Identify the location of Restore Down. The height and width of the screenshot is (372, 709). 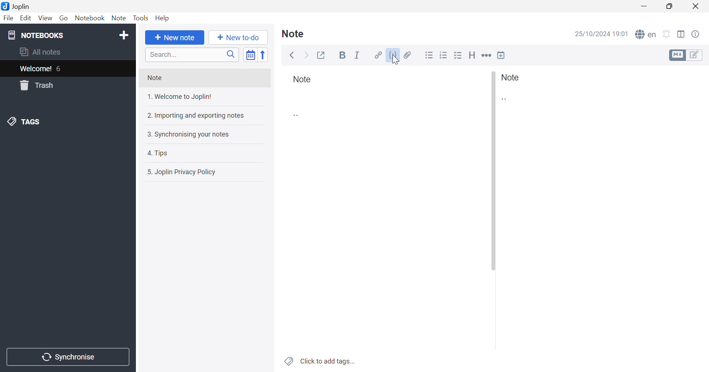
(670, 7).